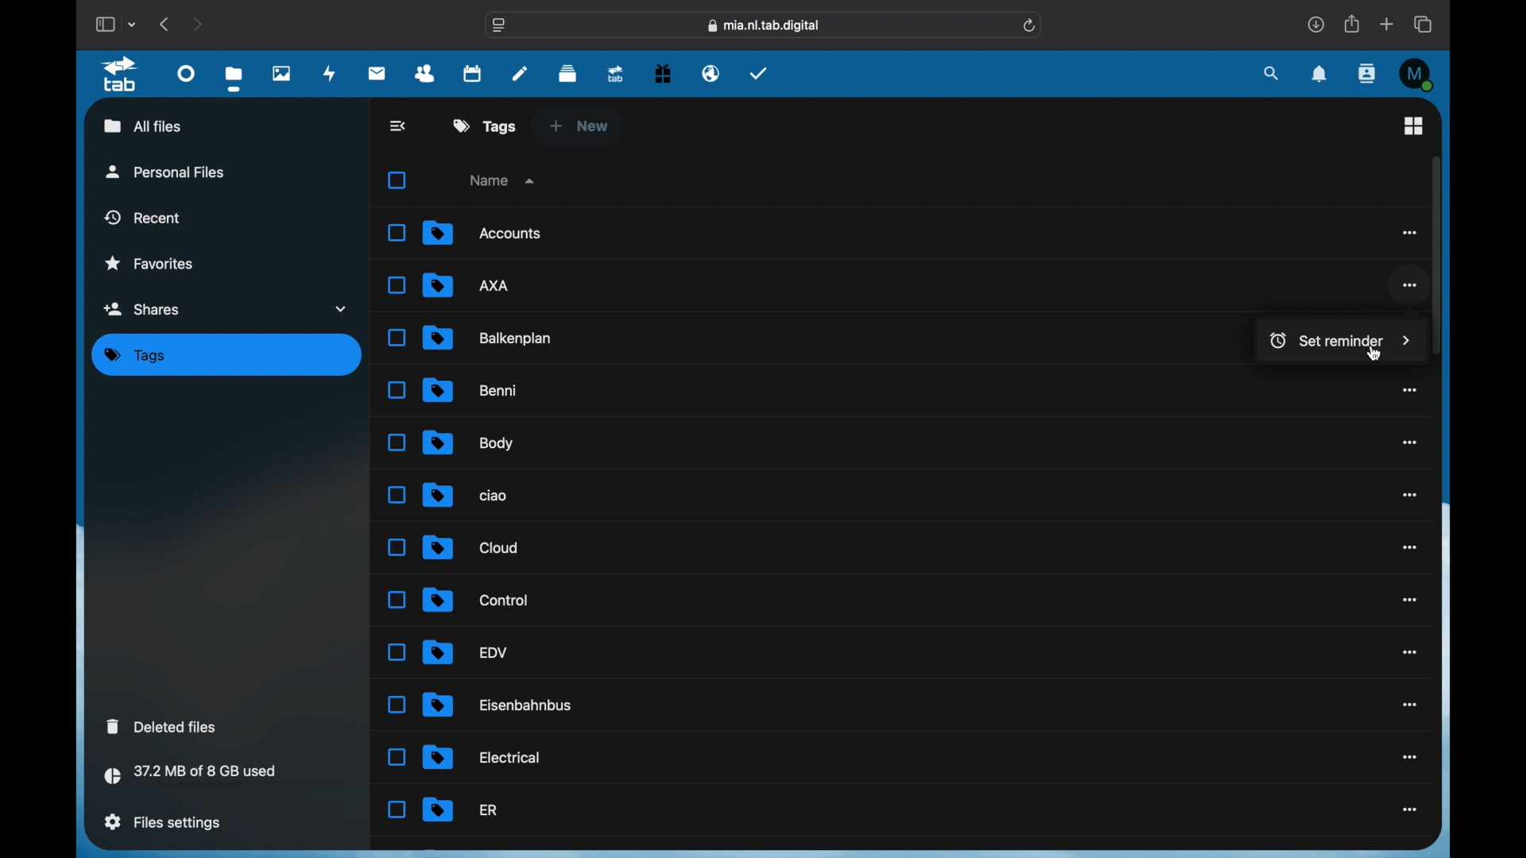  I want to click on notifications, so click(1321, 75).